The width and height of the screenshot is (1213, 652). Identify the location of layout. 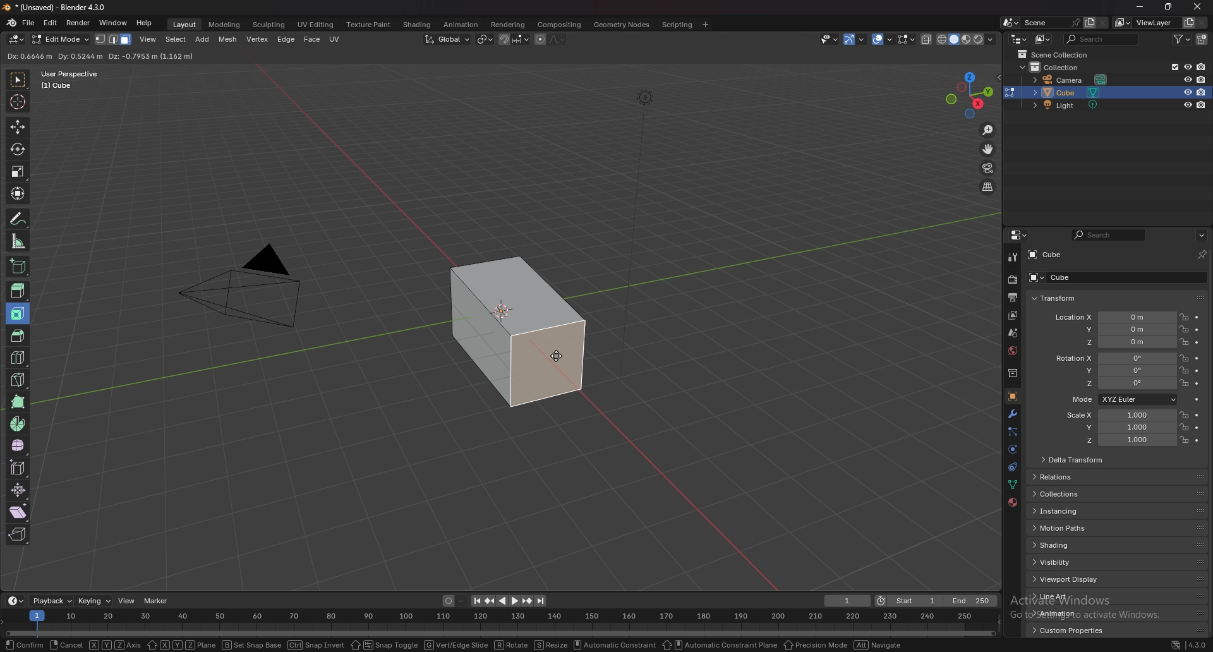
(186, 25).